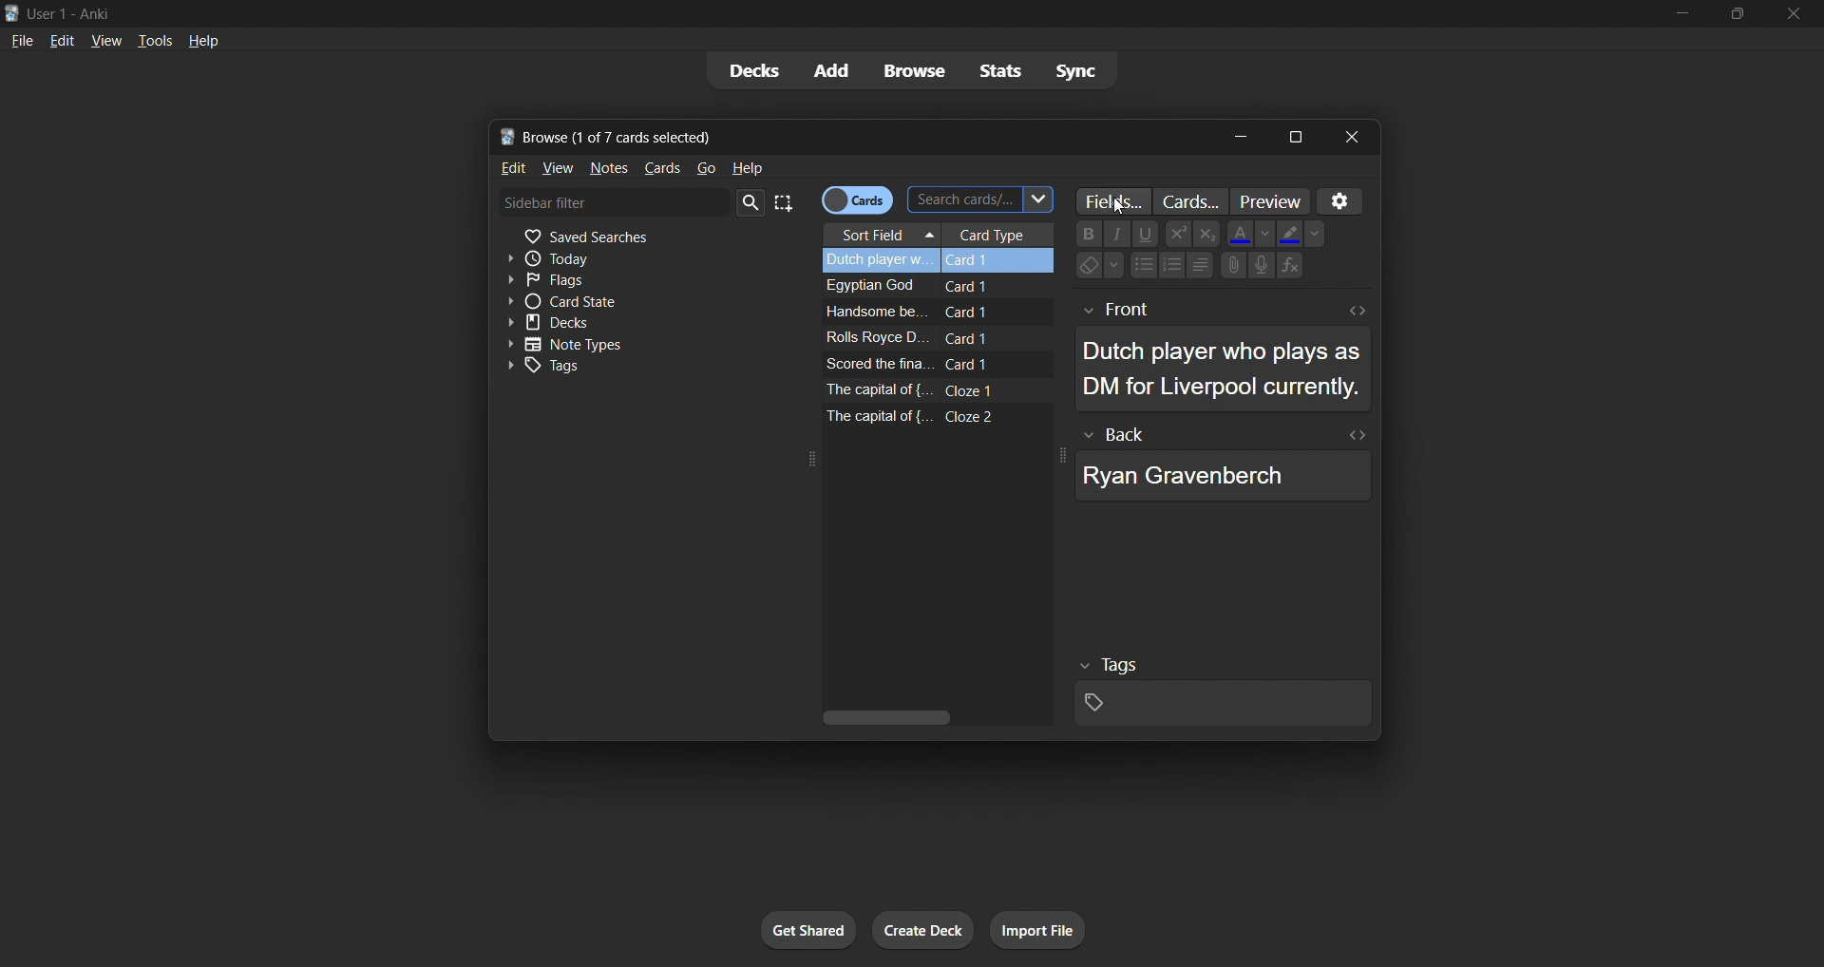 This screenshot has width=1824, height=967. I want to click on expand icon, so click(807, 459).